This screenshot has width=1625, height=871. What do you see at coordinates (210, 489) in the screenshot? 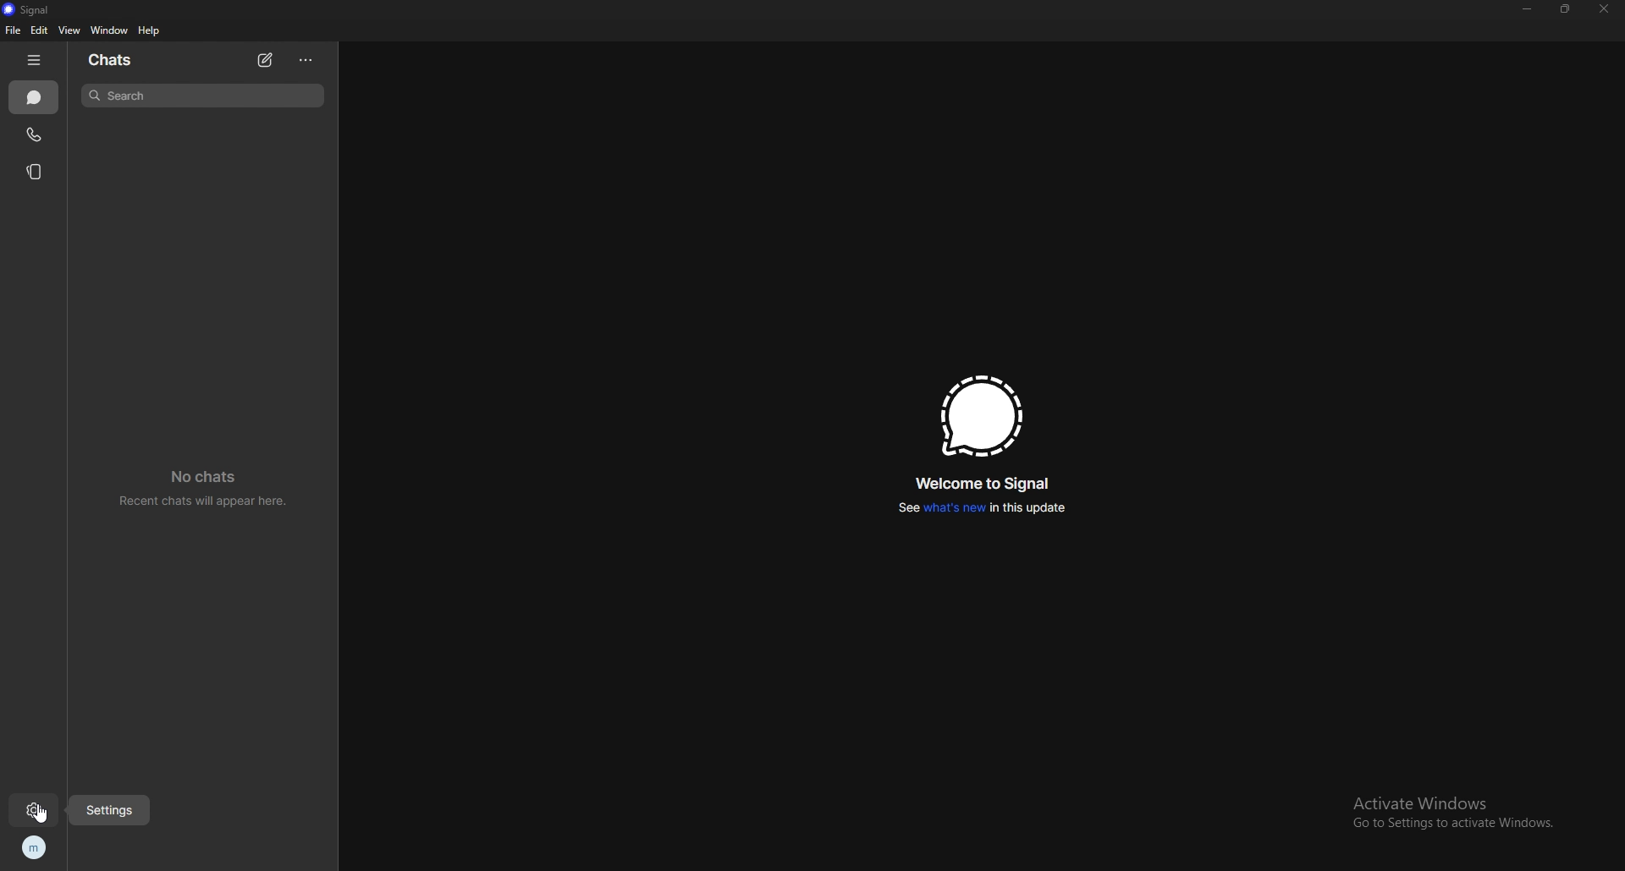
I see `no chats recent chats will appear here` at bounding box center [210, 489].